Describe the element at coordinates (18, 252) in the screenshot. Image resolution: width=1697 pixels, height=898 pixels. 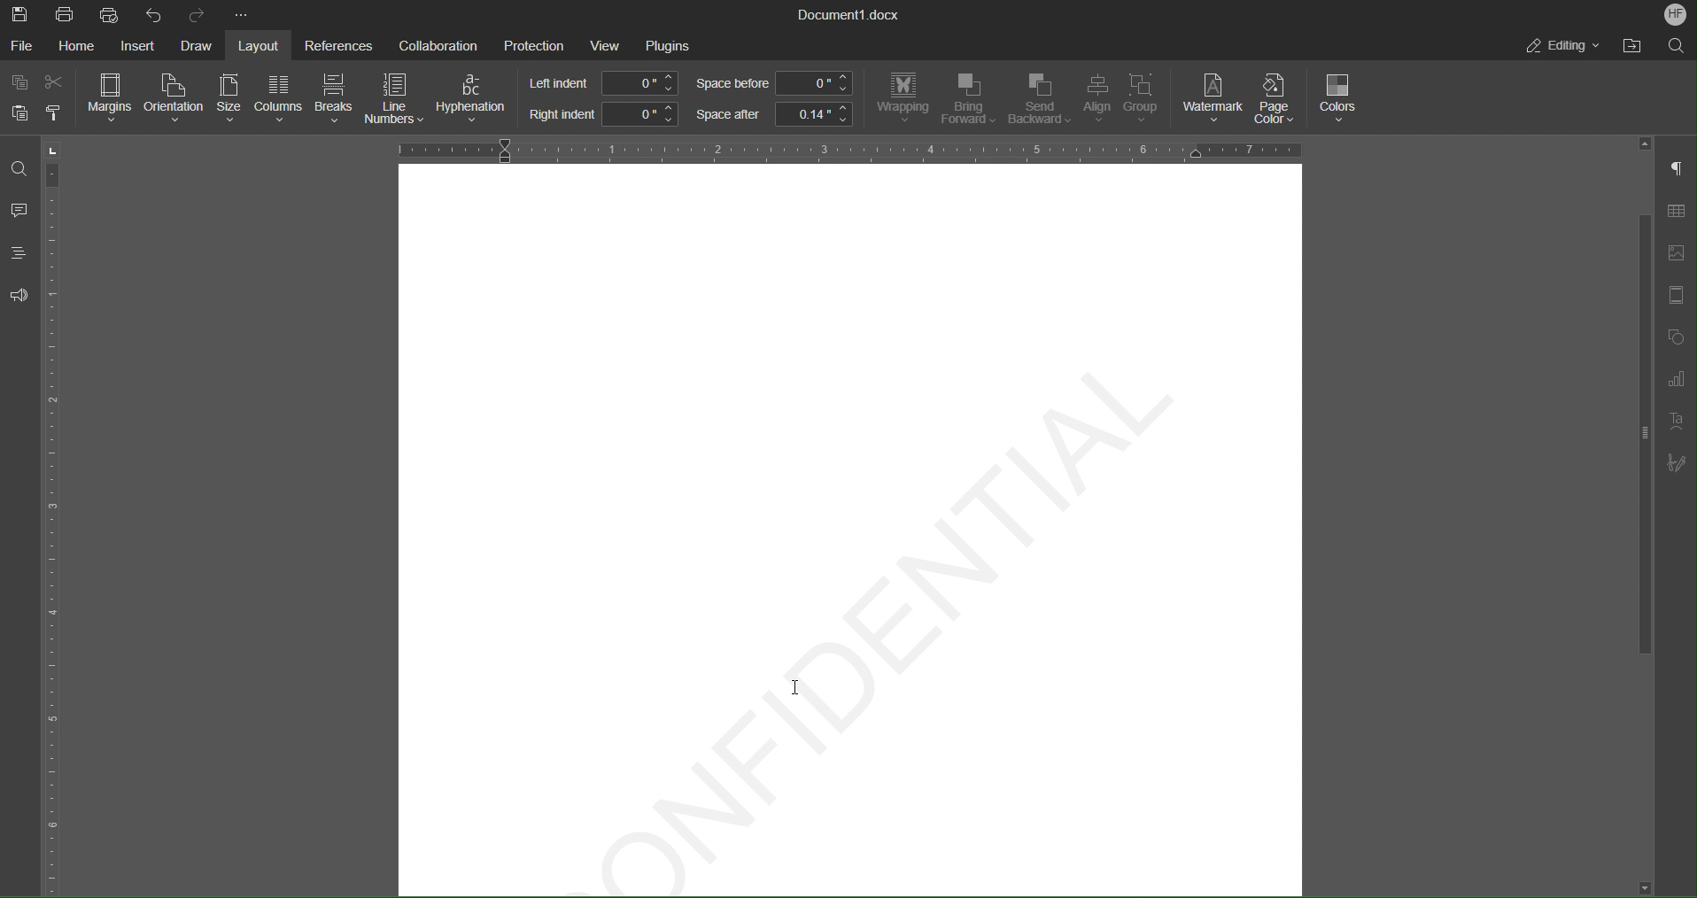
I see `Headings` at that location.